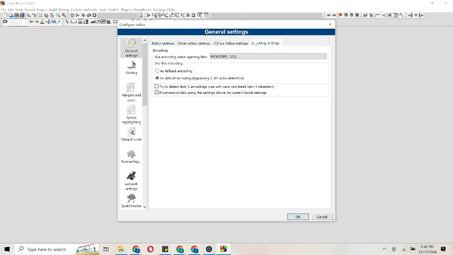  What do you see at coordinates (349, 15) in the screenshot?
I see `flag item` at bounding box center [349, 15].